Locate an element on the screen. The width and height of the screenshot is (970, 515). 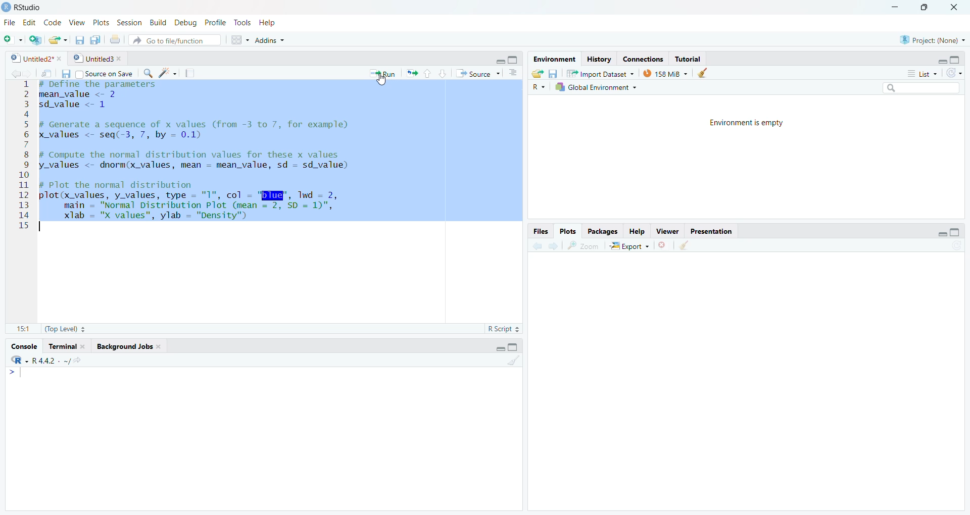
 is located at coordinates (948, 230).